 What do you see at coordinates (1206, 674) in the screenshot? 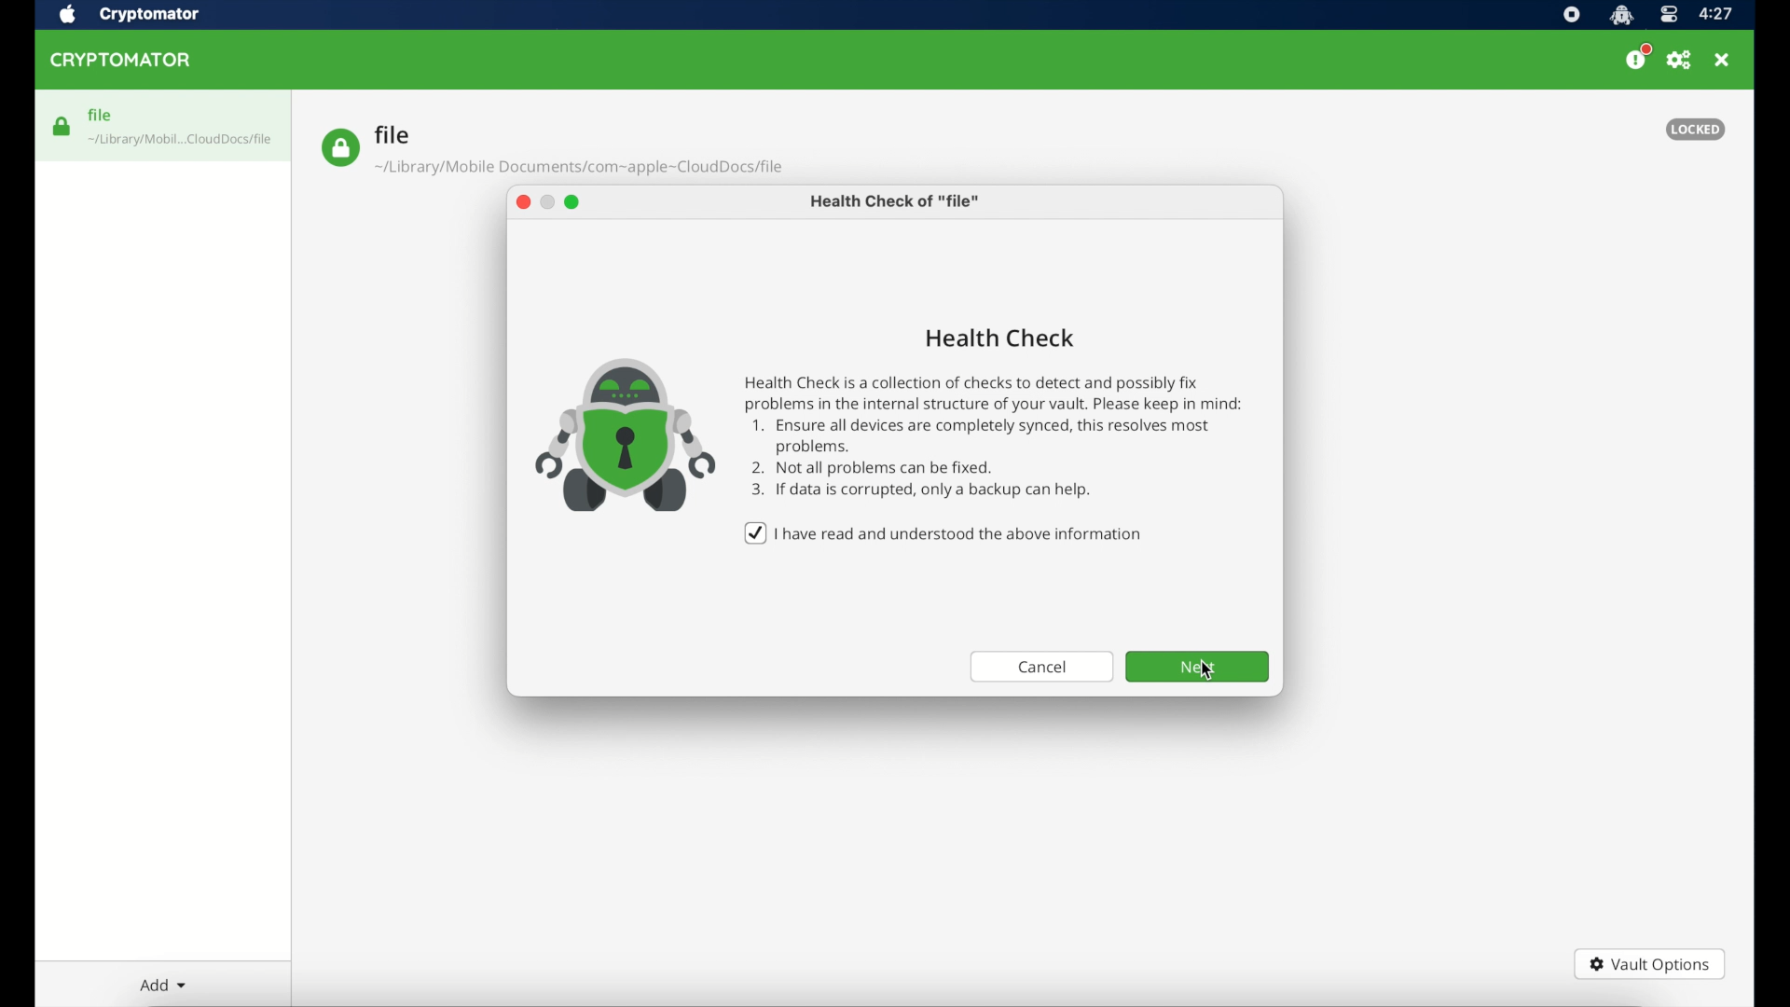
I see `cursor` at bounding box center [1206, 674].